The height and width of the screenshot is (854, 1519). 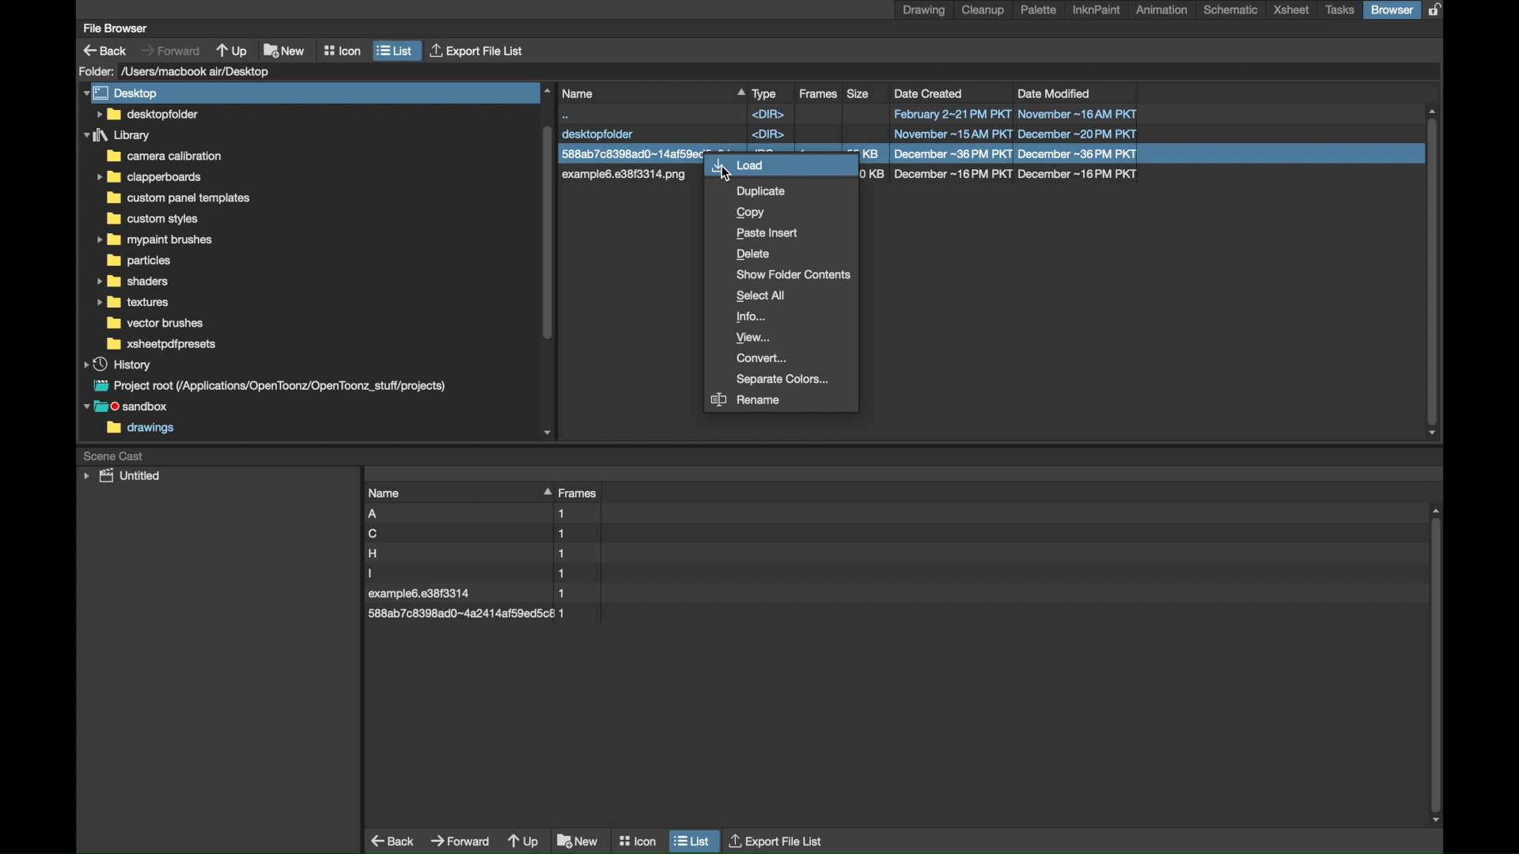 What do you see at coordinates (119, 364) in the screenshot?
I see `history` at bounding box center [119, 364].